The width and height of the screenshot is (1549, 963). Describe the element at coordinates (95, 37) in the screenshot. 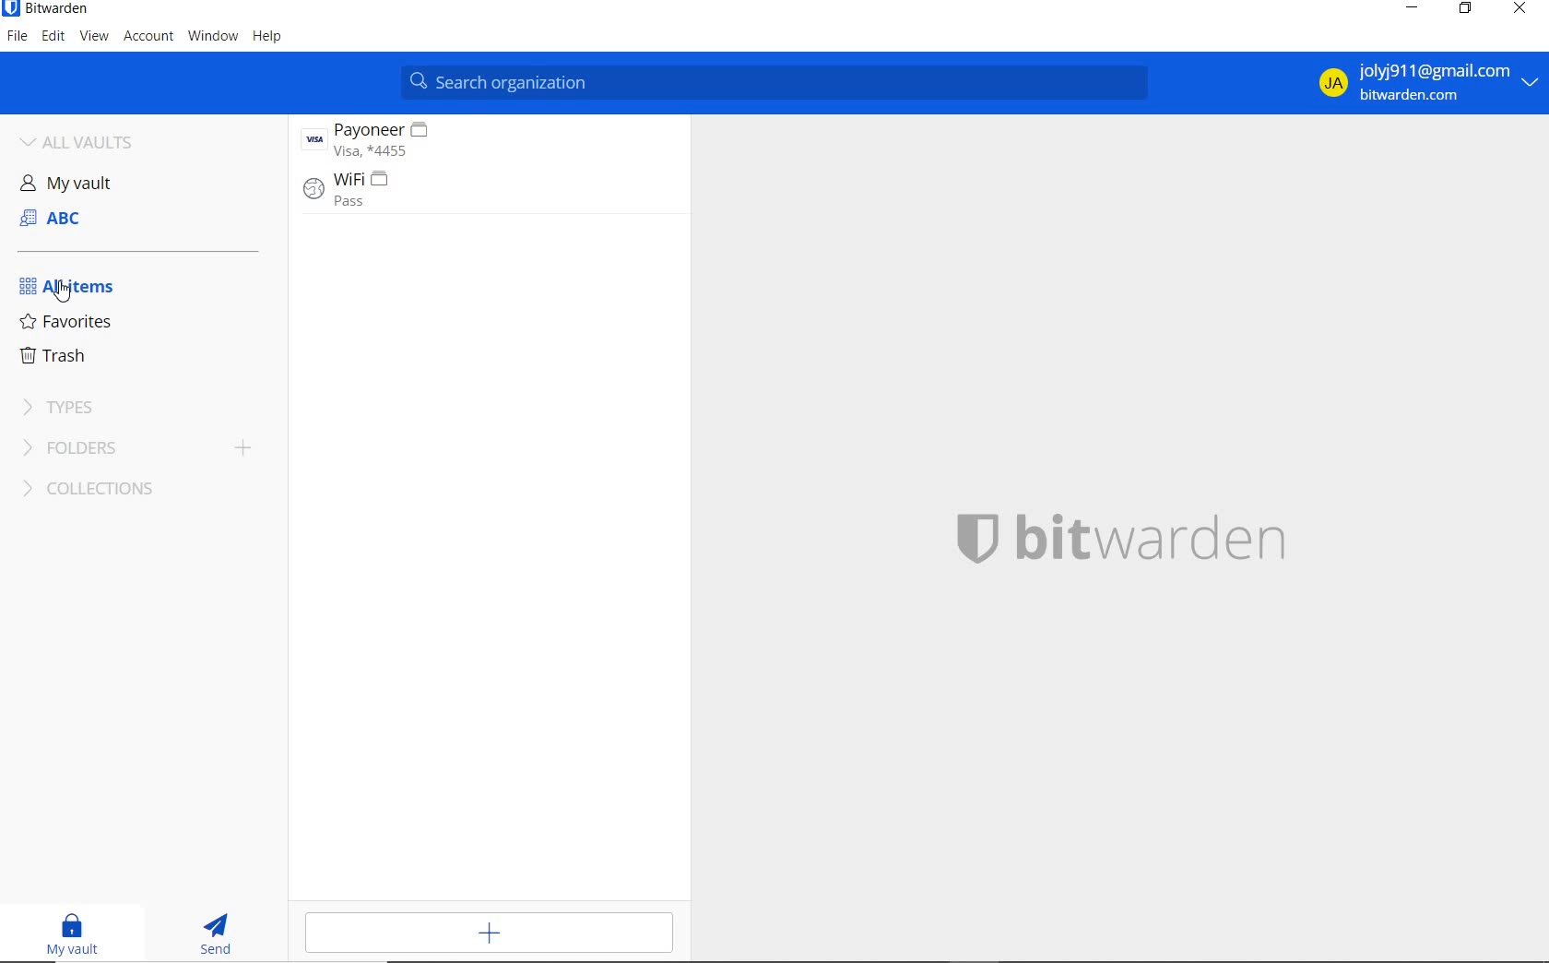

I see `VIEW` at that location.